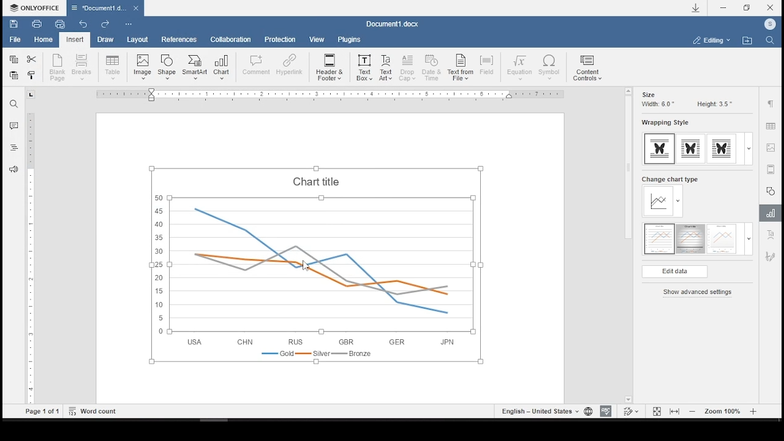 This screenshot has width=784, height=441. What do you see at coordinates (605, 411) in the screenshot?
I see `spelling check` at bounding box center [605, 411].